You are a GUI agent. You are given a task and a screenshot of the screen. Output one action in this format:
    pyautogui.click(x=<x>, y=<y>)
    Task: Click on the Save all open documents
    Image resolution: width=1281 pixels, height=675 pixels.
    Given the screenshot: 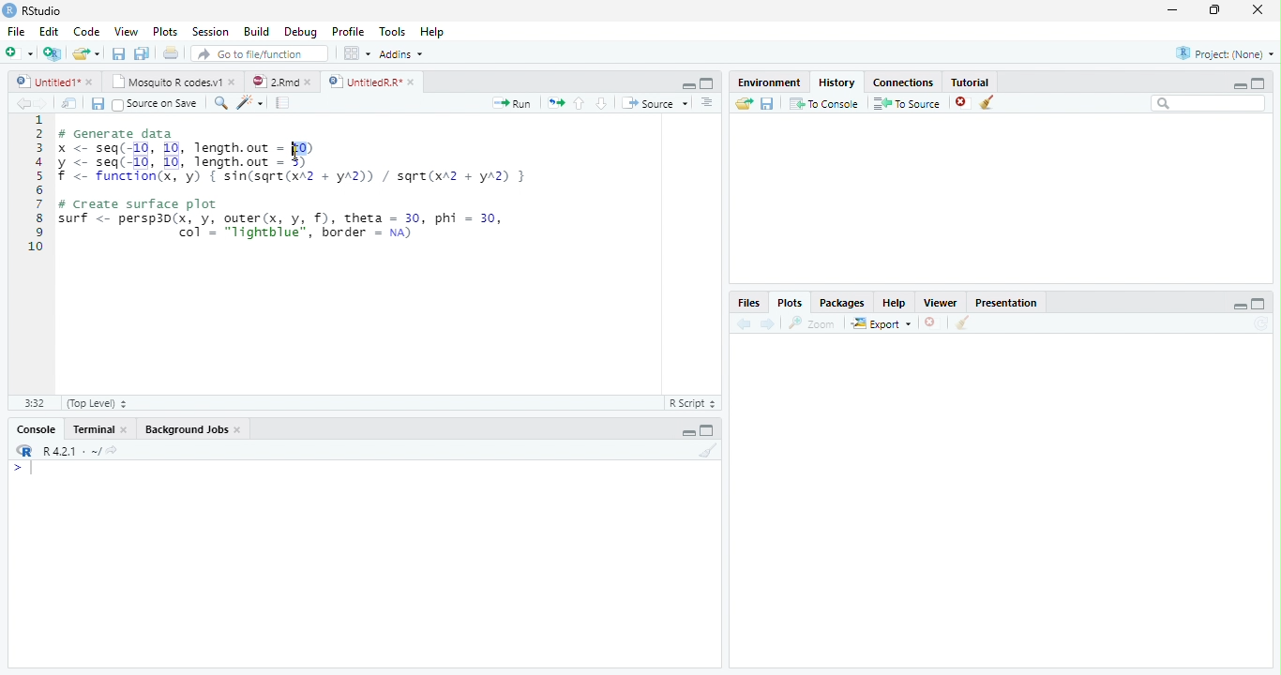 What is the action you would take?
    pyautogui.click(x=141, y=52)
    